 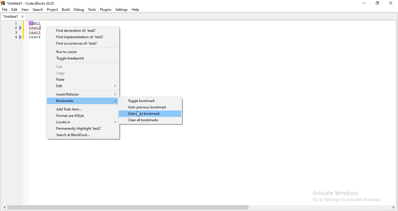 I want to click on Settings , so click(x=121, y=10).